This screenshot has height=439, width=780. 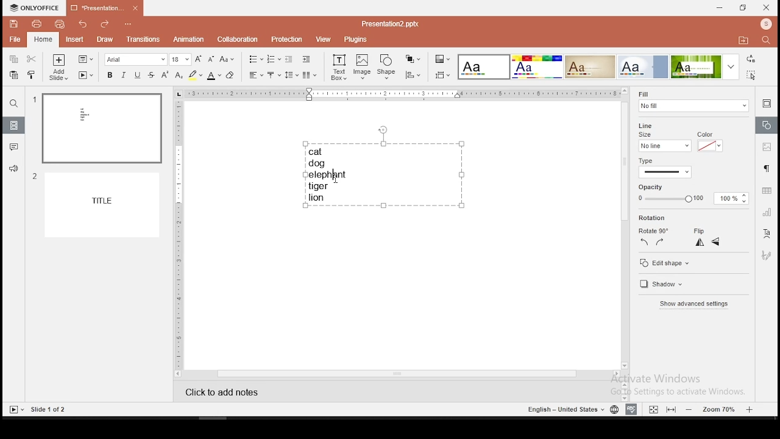 I want to click on opacity, so click(x=653, y=186).